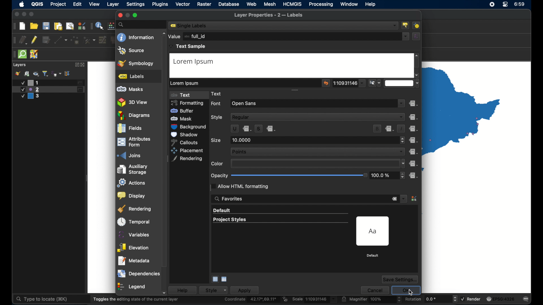  What do you see at coordinates (174, 36) in the screenshot?
I see `value` at bounding box center [174, 36].